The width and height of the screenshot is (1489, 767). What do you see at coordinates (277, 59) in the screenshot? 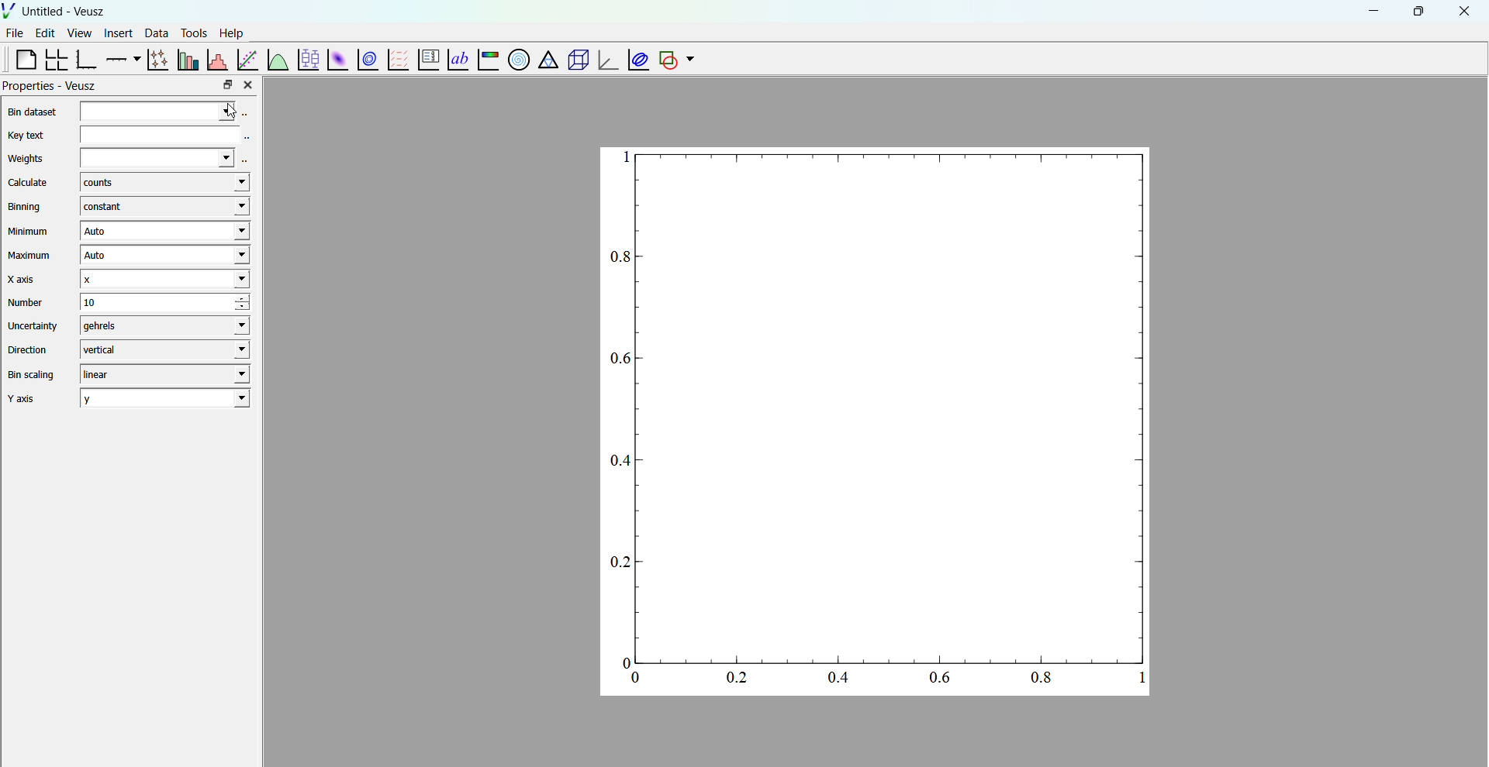
I see `plot functions` at bounding box center [277, 59].